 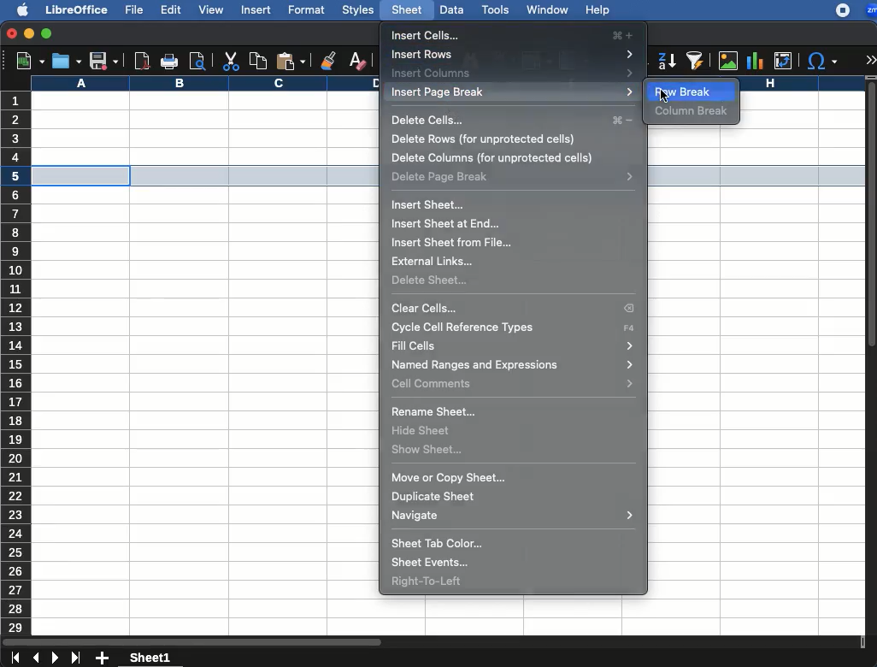 I want to click on add, so click(x=103, y=659).